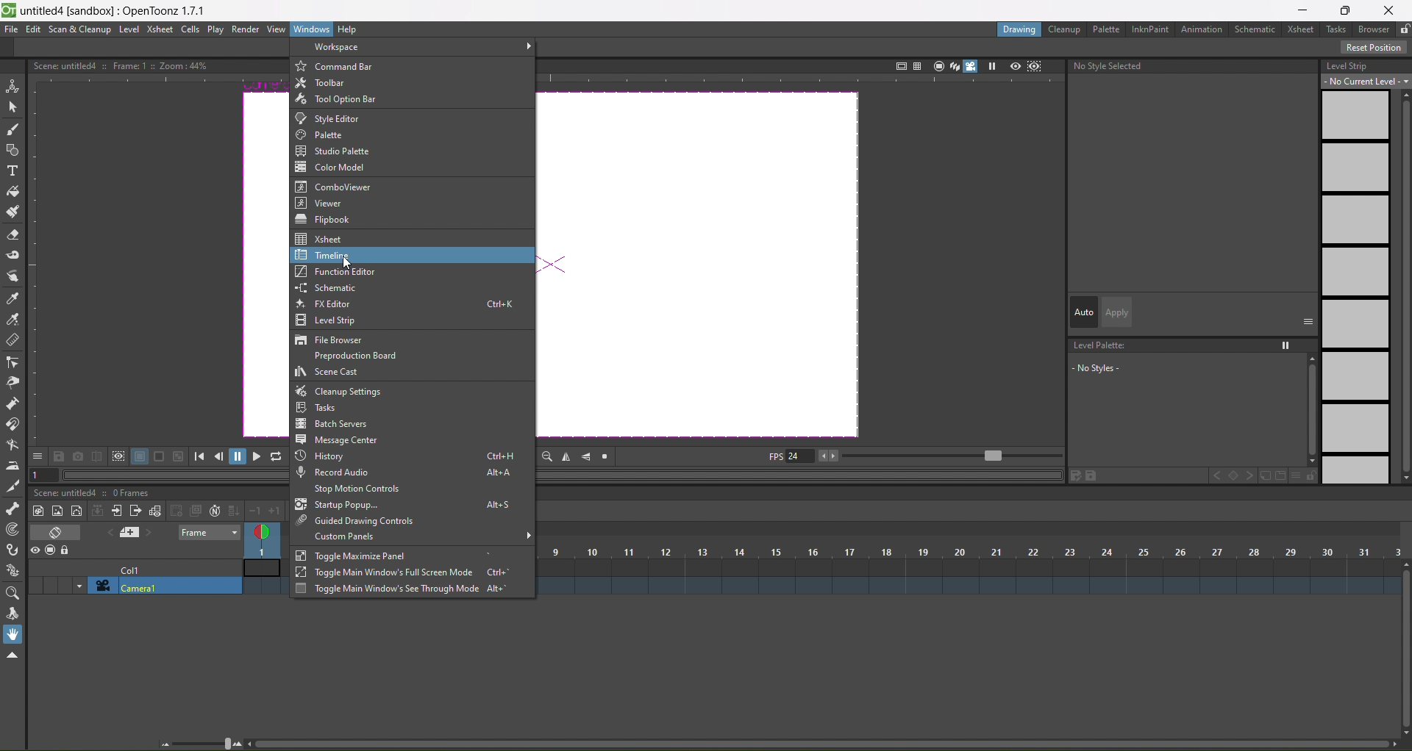  I want to click on icon, so click(109, 457).